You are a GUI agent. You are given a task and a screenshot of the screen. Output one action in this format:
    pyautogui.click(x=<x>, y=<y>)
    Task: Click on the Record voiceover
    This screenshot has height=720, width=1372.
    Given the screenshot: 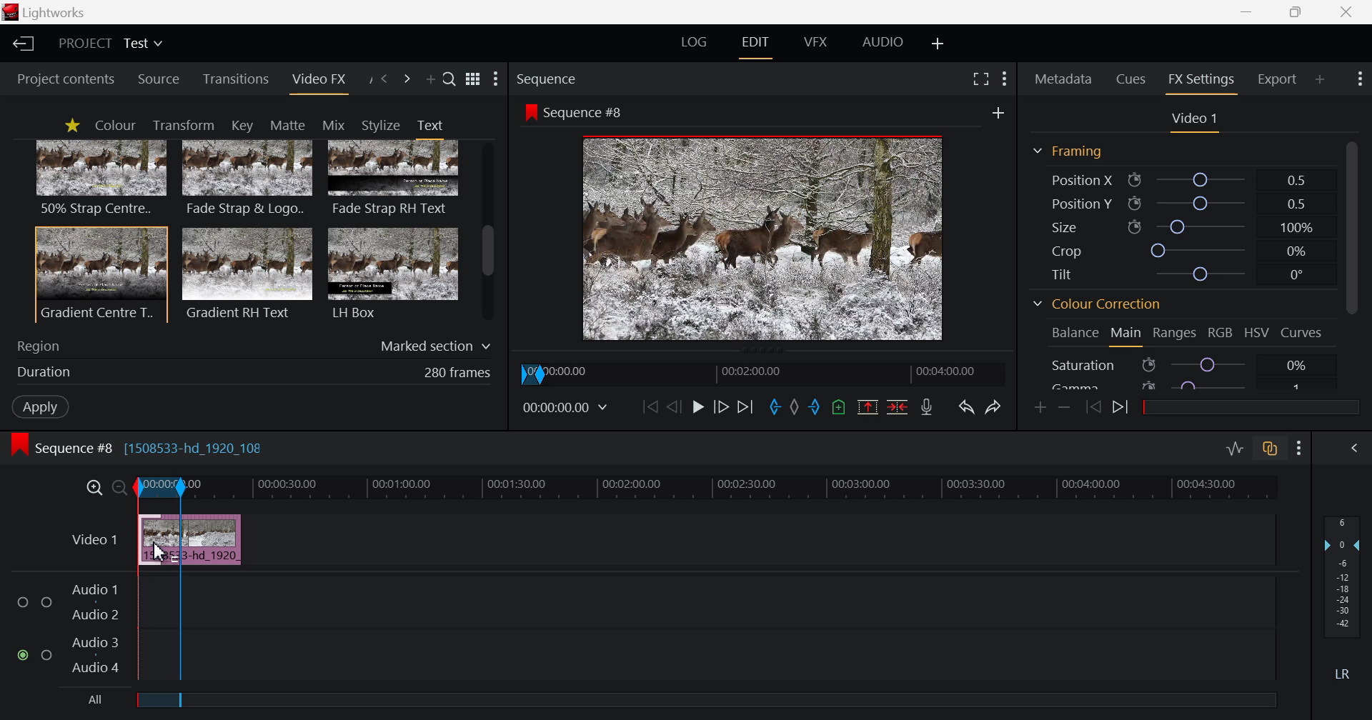 What is the action you would take?
    pyautogui.click(x=926, y=409)
    